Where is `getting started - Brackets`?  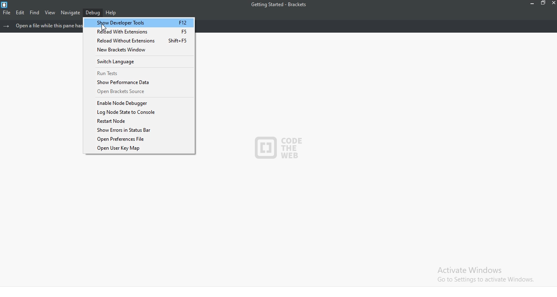 getting started - Brackets is located at coordinates (283, 5).